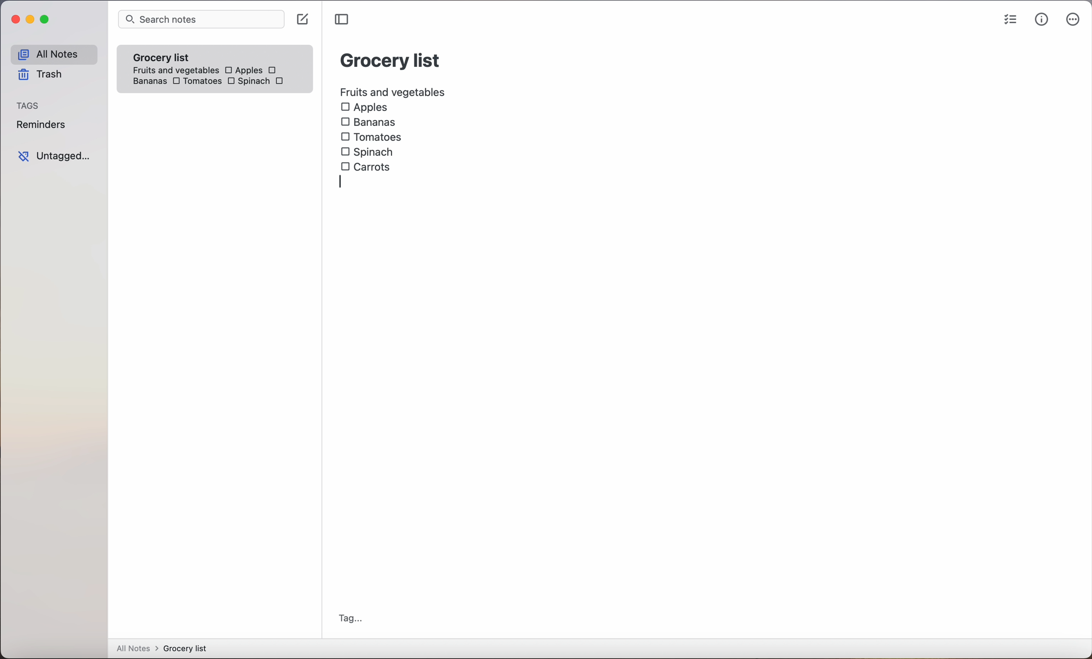  Describe the element at coordinates (394, 91) in the screenshot. I see `fruits and vegetables` at that location.